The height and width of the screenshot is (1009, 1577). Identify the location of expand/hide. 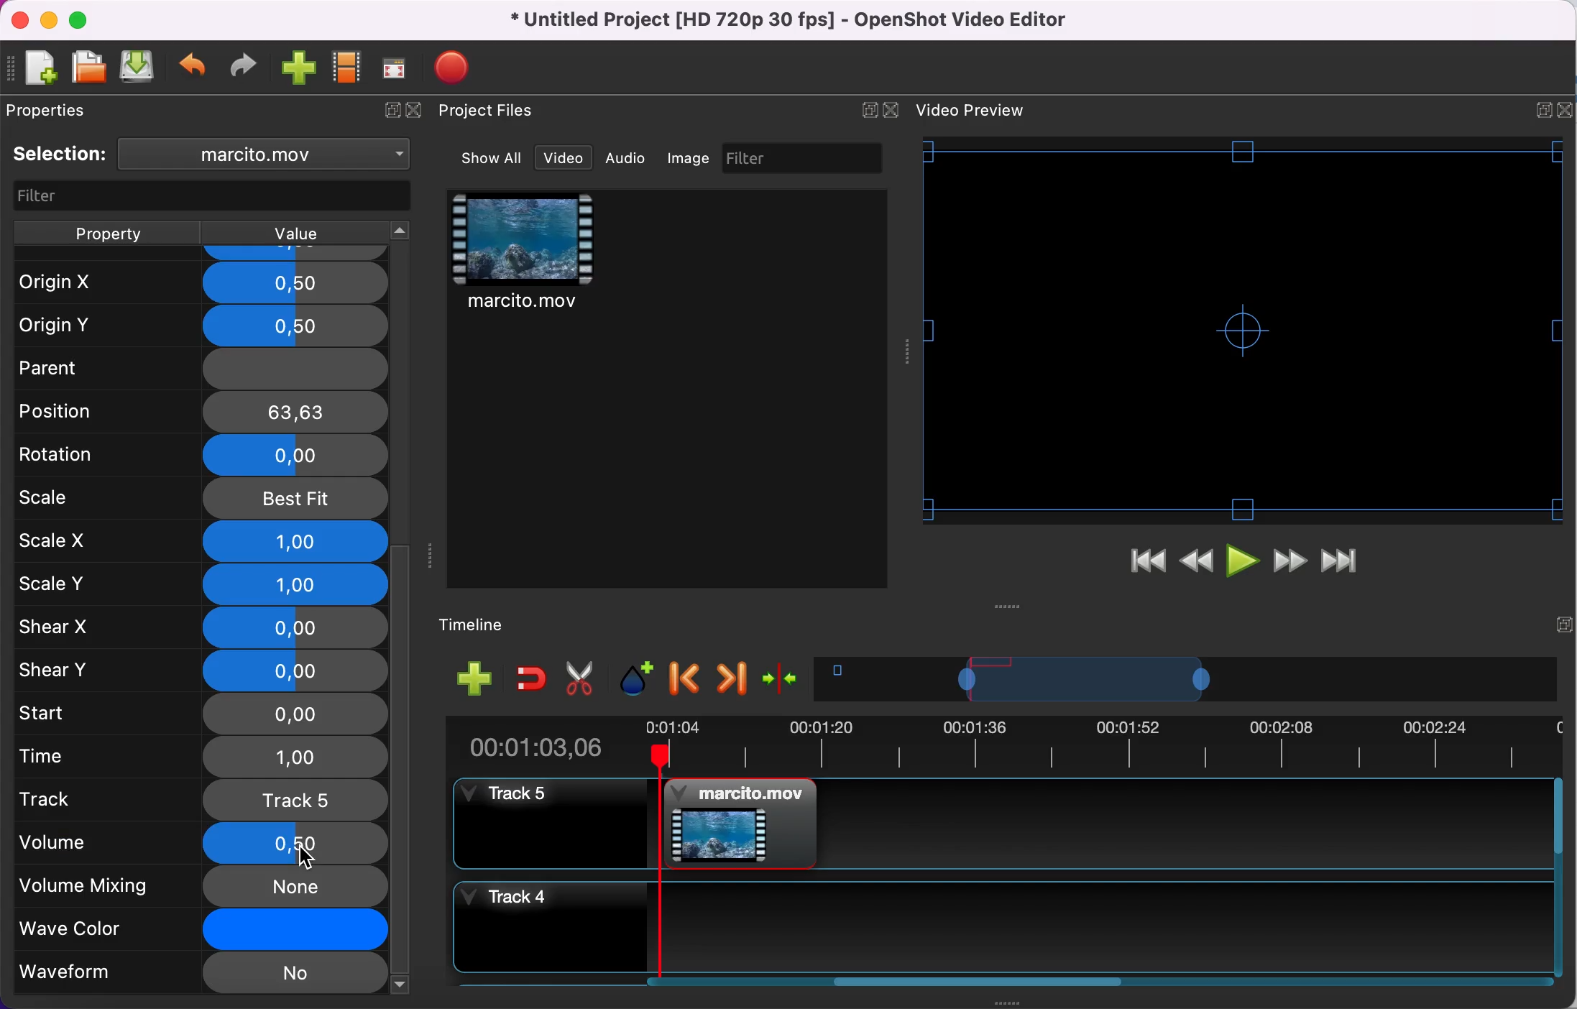
(388, 111).